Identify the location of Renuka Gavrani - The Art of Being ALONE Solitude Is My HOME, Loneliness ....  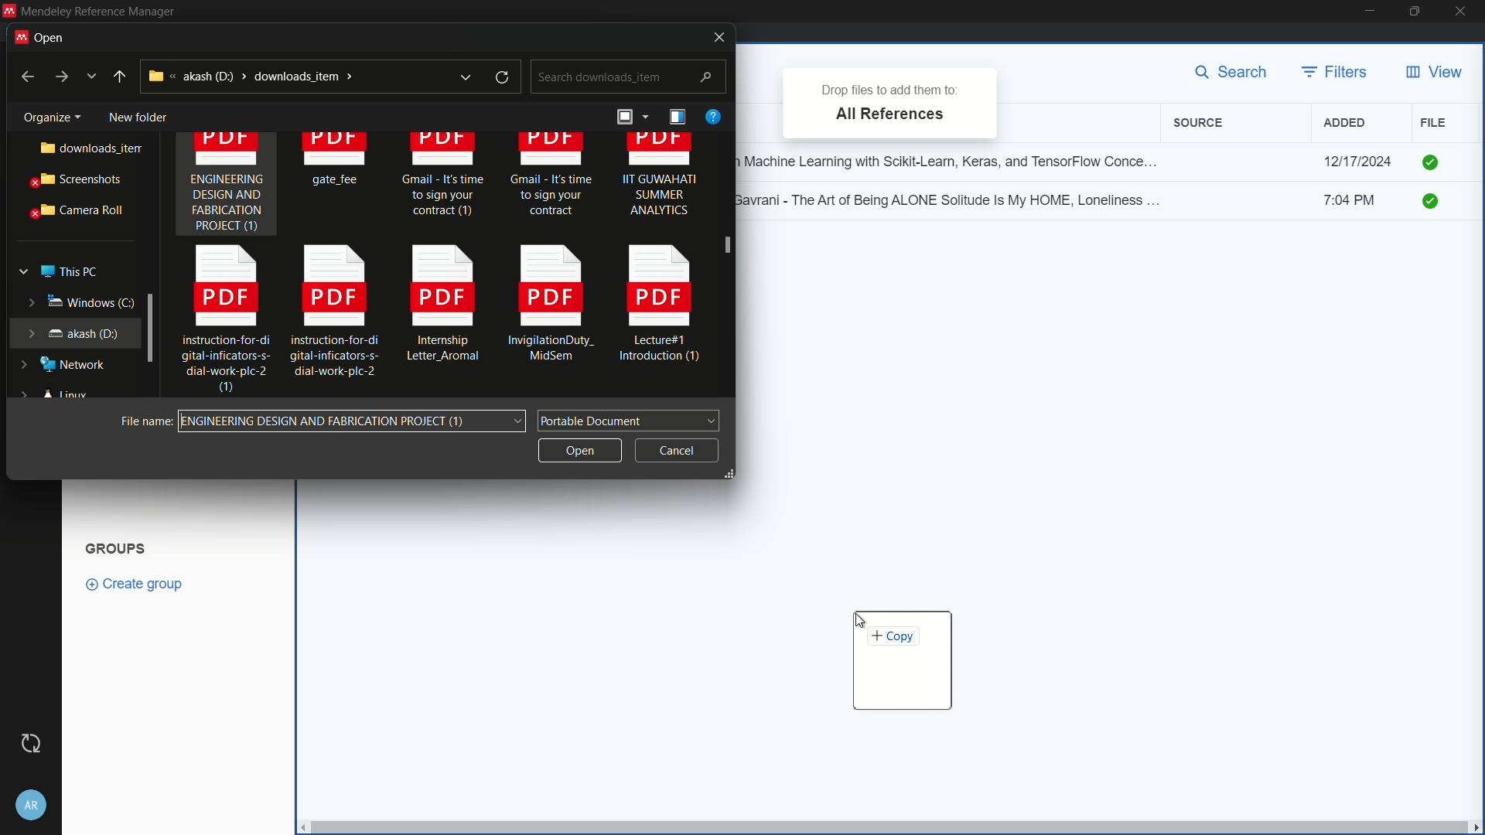
(956, 199).